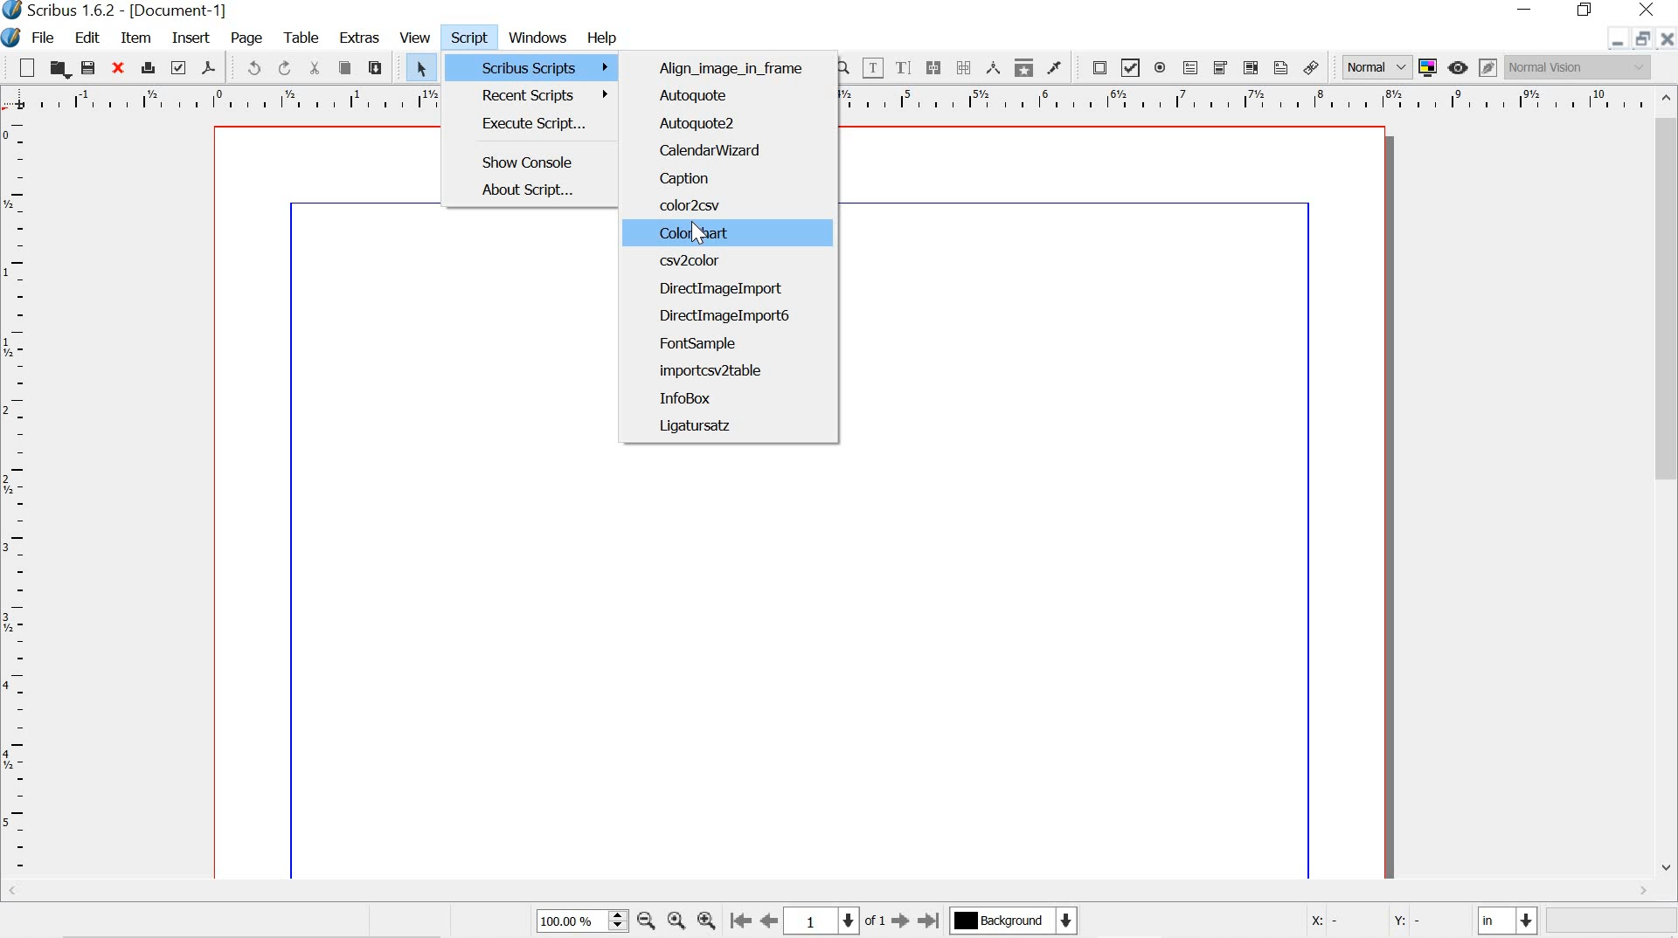  What do you see at coordinates (1668, 483) in the screenshot?
I see `scrollbar` at bounding box center [1668, 483].